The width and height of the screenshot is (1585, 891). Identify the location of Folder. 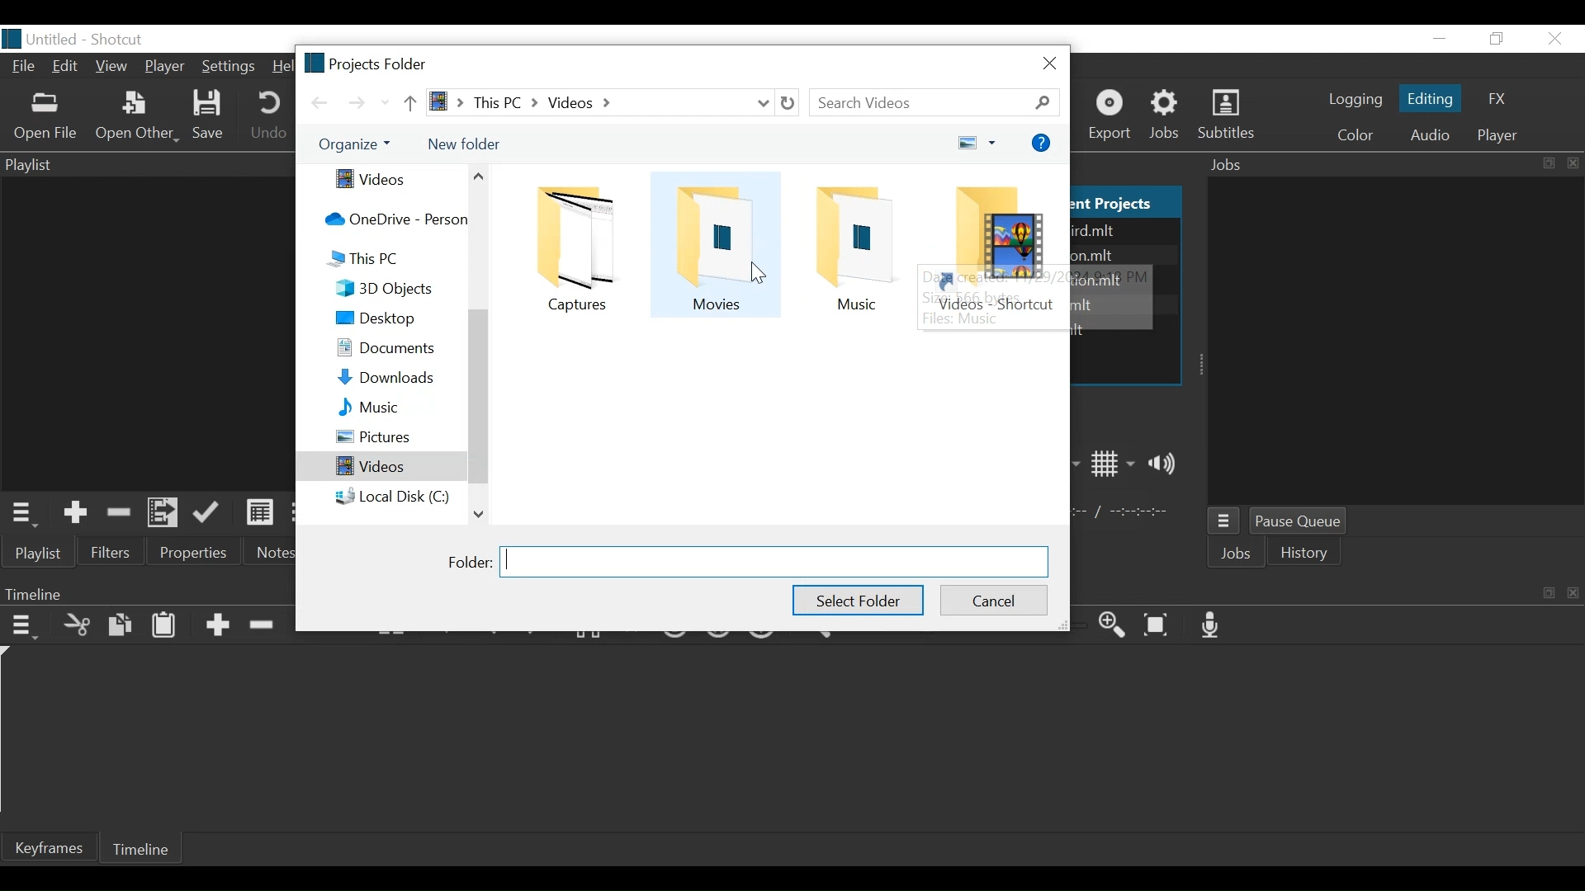
(989, 248).